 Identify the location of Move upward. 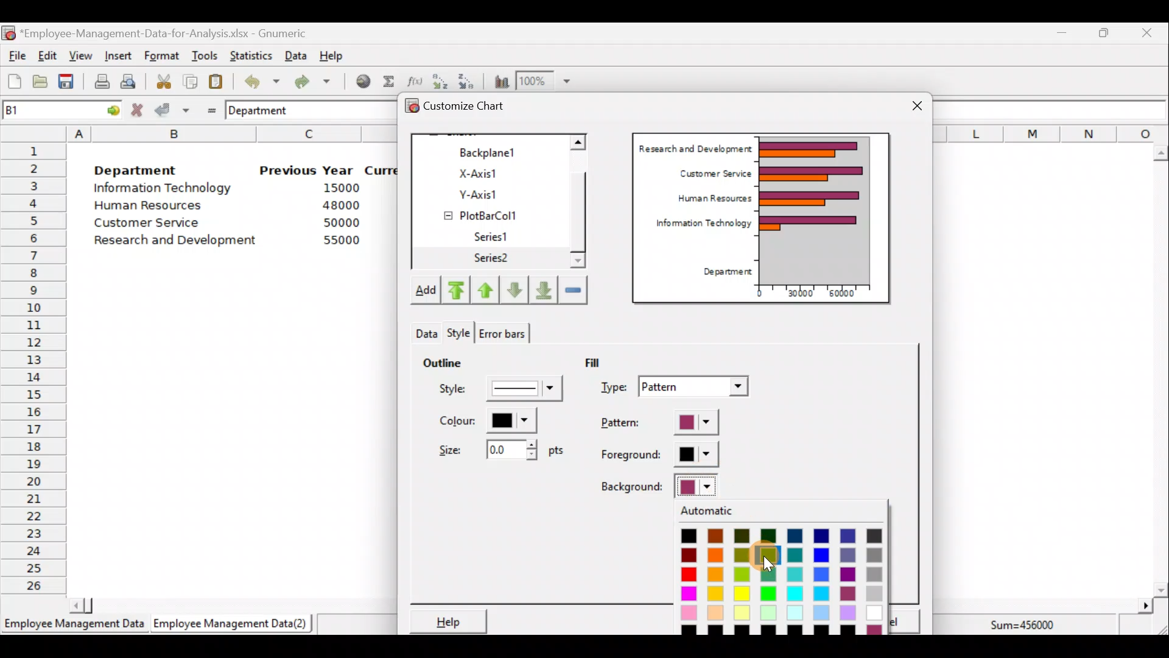
(454, 291).